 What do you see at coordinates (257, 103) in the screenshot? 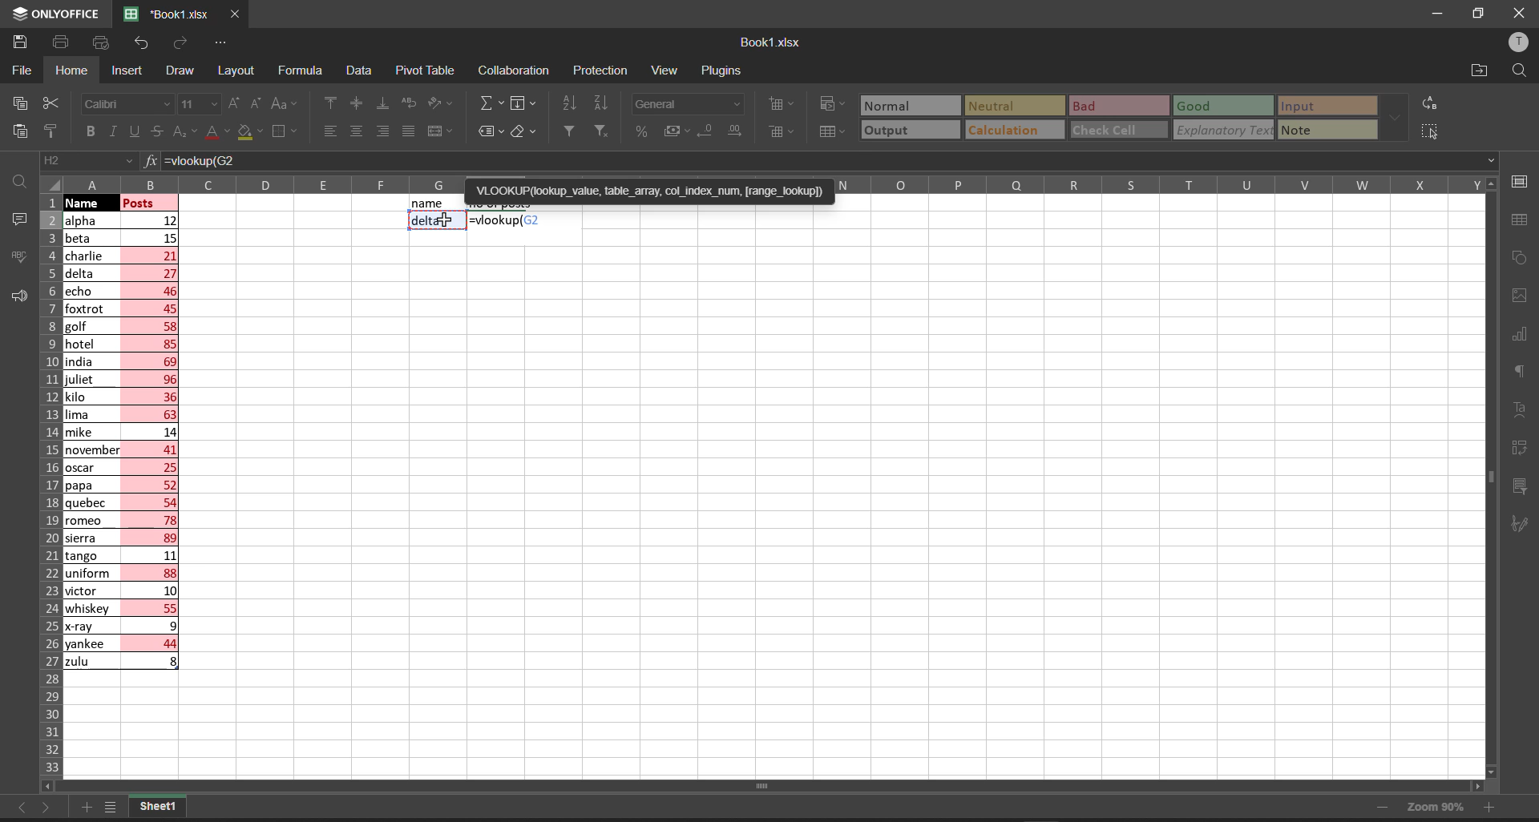
I see `decrement font size` at bounding box center [257, 103].